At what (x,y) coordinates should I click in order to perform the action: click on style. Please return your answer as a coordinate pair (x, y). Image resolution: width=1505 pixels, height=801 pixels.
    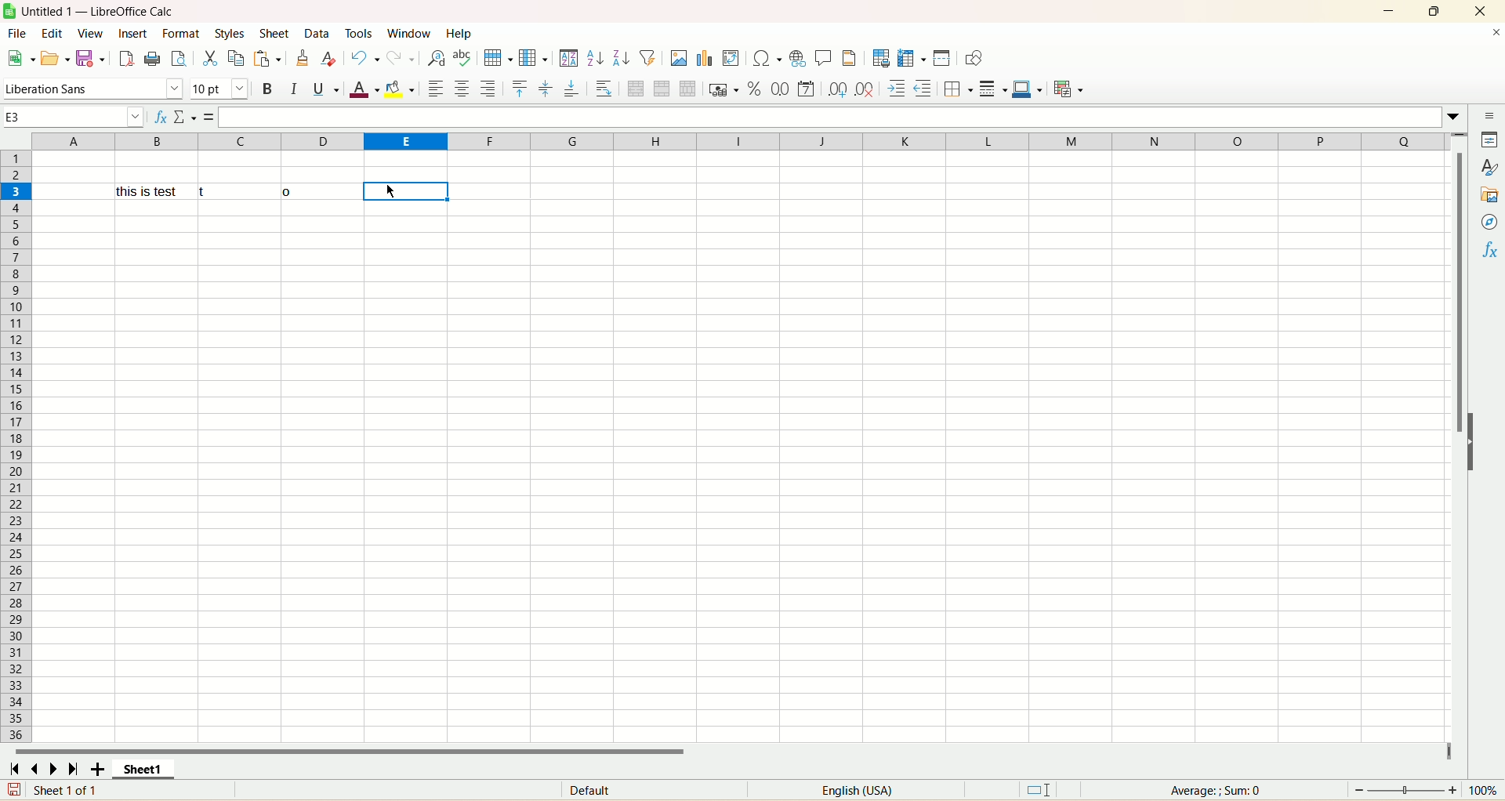
    Looking at the image, I should click on (1485, 168).